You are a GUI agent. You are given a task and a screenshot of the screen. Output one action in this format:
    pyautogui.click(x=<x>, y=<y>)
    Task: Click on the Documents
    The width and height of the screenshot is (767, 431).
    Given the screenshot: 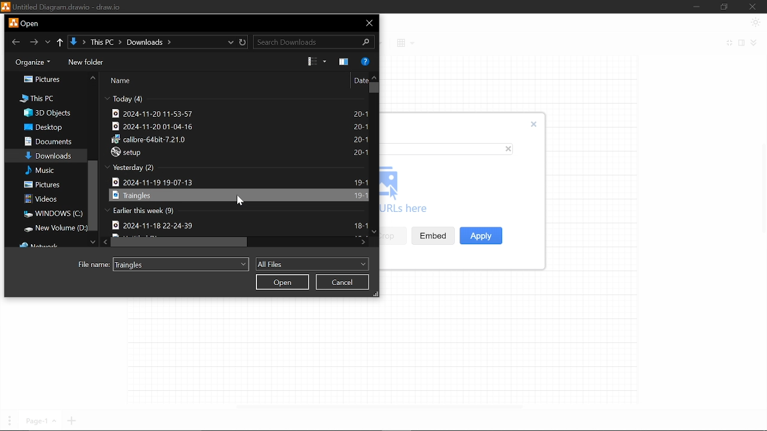 What is the action you would take?
    pyautogui.click(x=50, y=141)
    